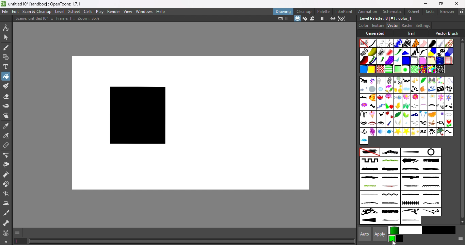 The height and width of the screenshot is (245, 465). I want to click on big_, so click(423, 80).